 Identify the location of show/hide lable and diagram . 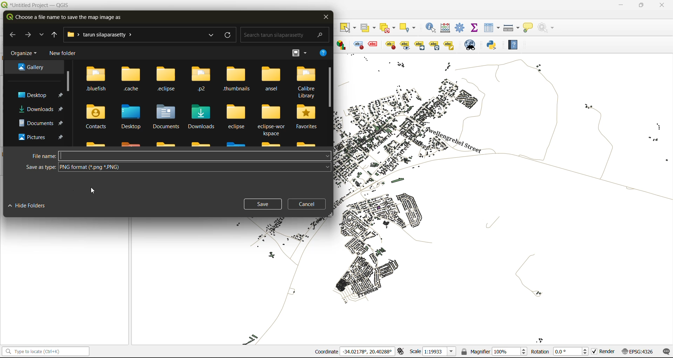
(390, 44).